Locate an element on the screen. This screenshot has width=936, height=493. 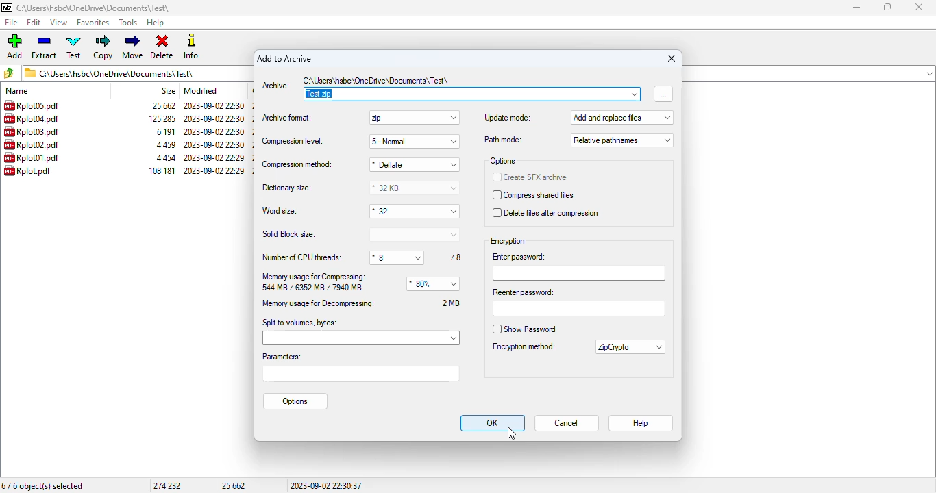
modified date & time is located at coordinates (214, 157).